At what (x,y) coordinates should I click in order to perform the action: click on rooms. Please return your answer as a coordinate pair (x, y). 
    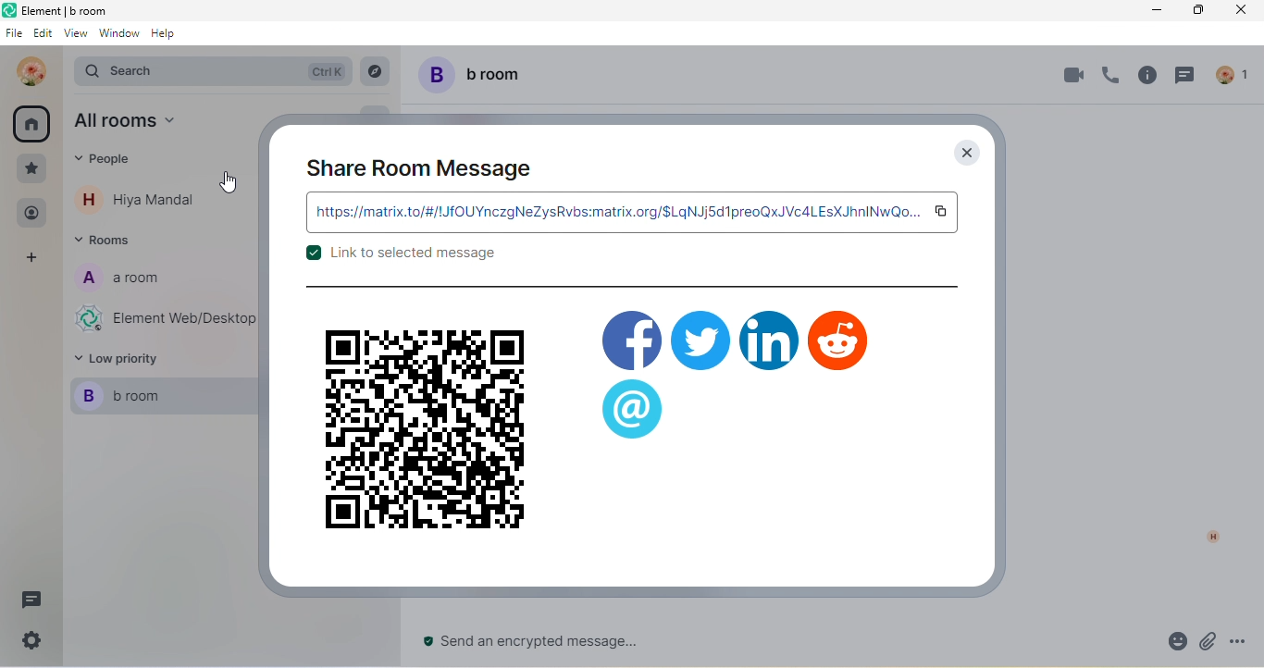
    Looking at the image, I should click on (110, 242).